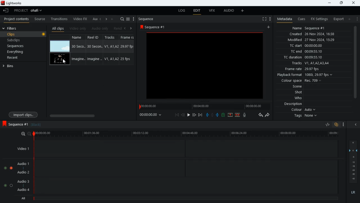 Image resolution: width=360 pixels, height=203 pixels. What do you see at coordinates (307, 116) in the screenshot?
I see `tags` at bounding box center [307, 116].